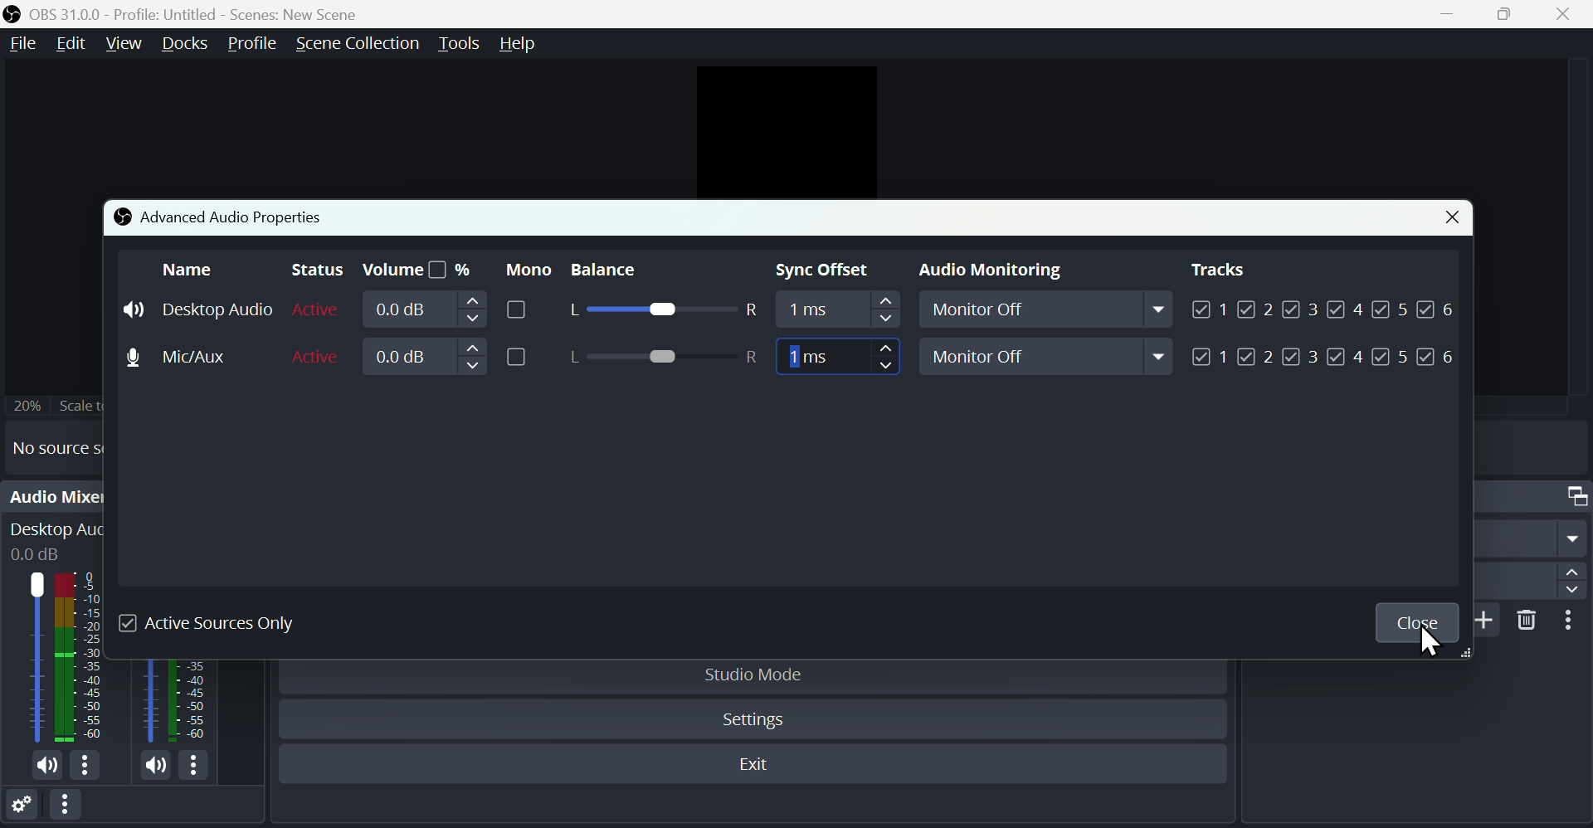  What do you see at coordinates (1454, 13) in the screenshot?
I see `minimise` at bounding box center [1454, 13].